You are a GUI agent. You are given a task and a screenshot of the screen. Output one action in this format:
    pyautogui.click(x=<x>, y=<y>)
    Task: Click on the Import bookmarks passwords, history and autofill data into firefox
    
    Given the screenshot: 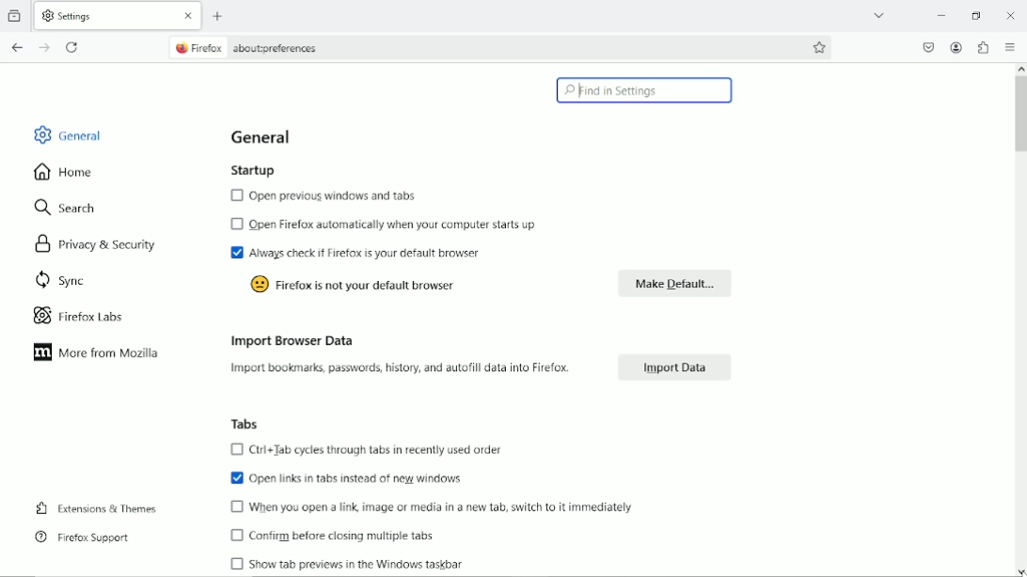 What is the action you would take?
    pyautogui.click(x=398, y=369)
    